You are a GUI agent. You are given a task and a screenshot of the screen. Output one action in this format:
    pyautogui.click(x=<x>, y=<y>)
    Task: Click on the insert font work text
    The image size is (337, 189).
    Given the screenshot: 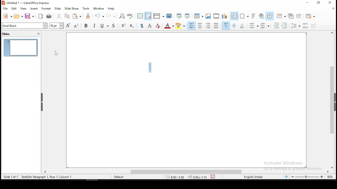 What is the action you would take?
    pyautogui.click(x=254, y=16)
    